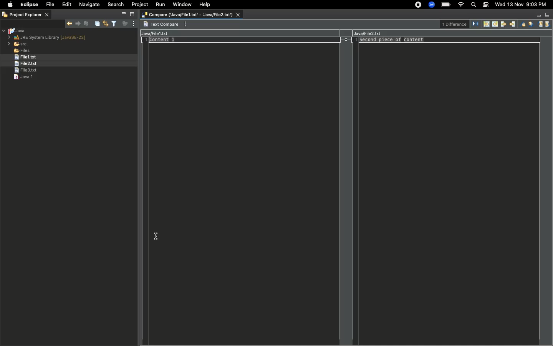 The width and height of the screenshot is (553, 346). I want to click on Charge, so click(445, 5).